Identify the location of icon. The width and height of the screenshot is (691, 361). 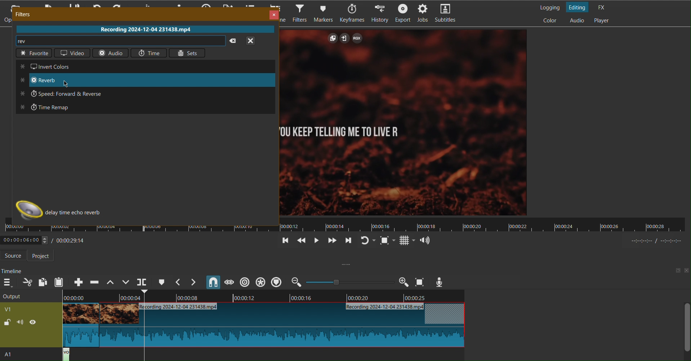
(26, 211).